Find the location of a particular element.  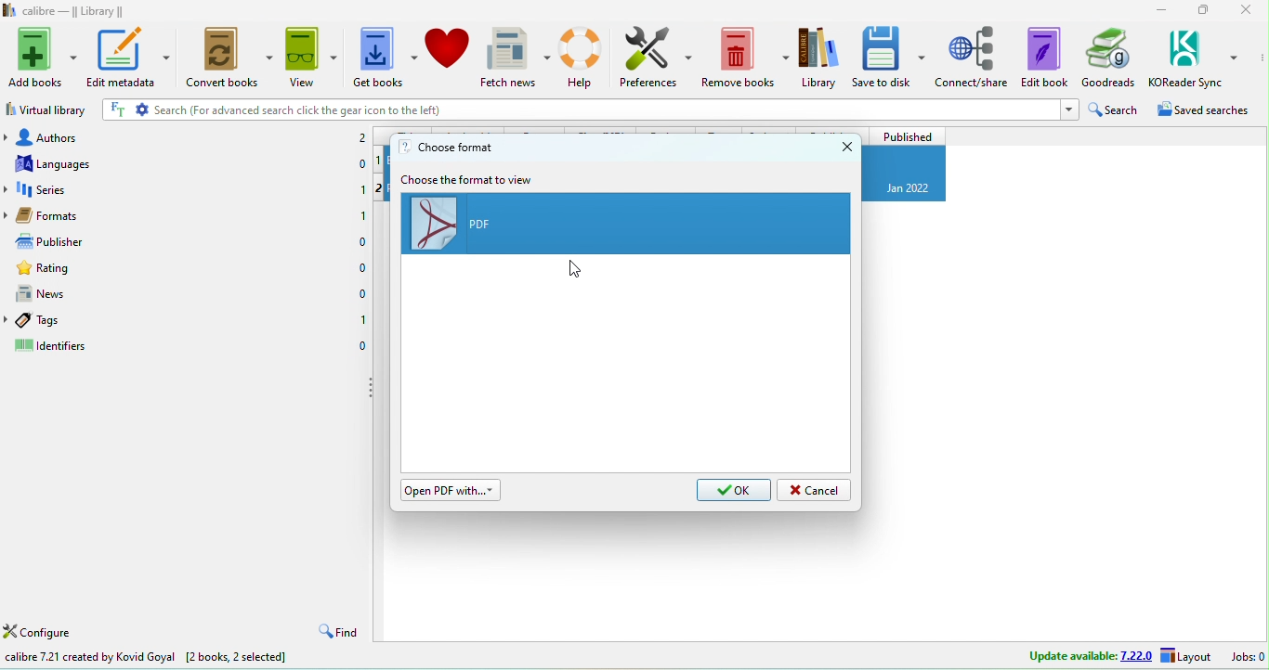

Library is located at coordinates (819, 57).